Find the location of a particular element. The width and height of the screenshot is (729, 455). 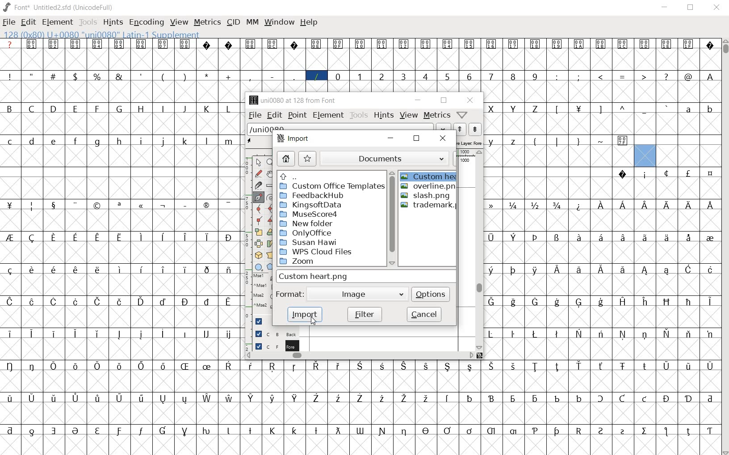

glyph is located at coordinates (513, 334).